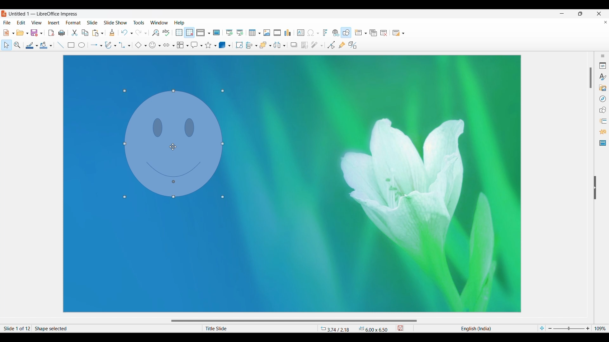 The height and width of the screenshot is (342, 609). Describe the element at coordinates (591, 78) in the screenshot. I see `Vertical slide bar` at that location.